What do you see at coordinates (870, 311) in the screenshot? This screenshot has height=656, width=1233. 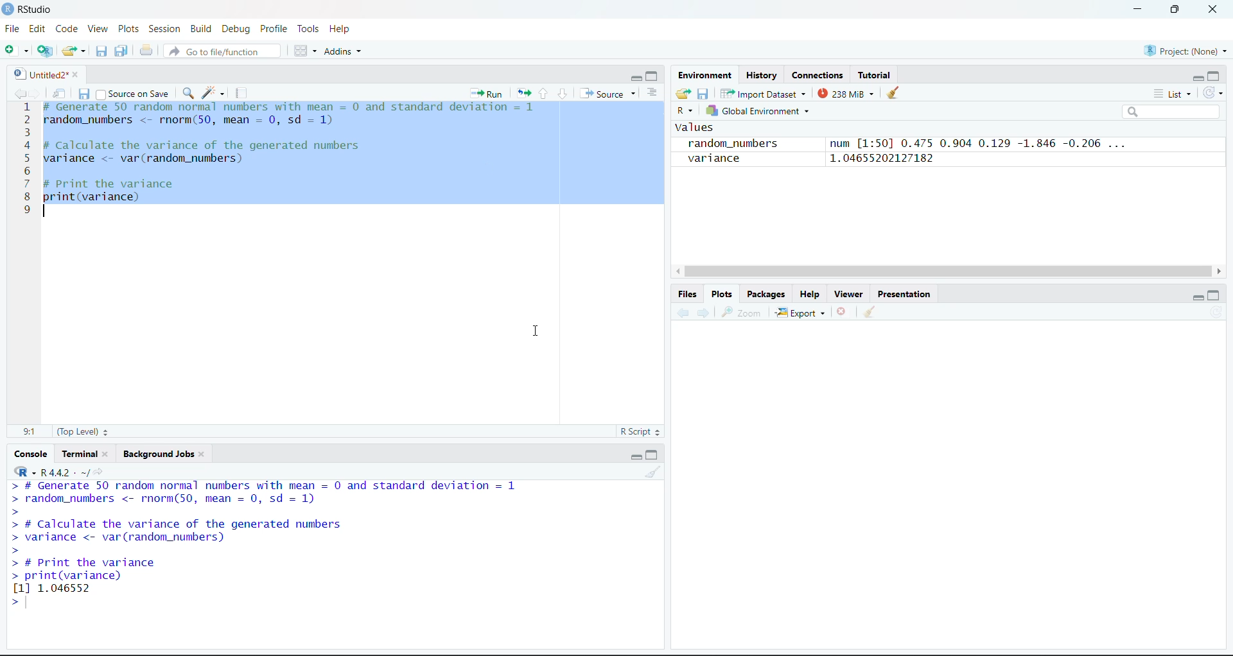 I see `clear` at bounding box center [870, 311].